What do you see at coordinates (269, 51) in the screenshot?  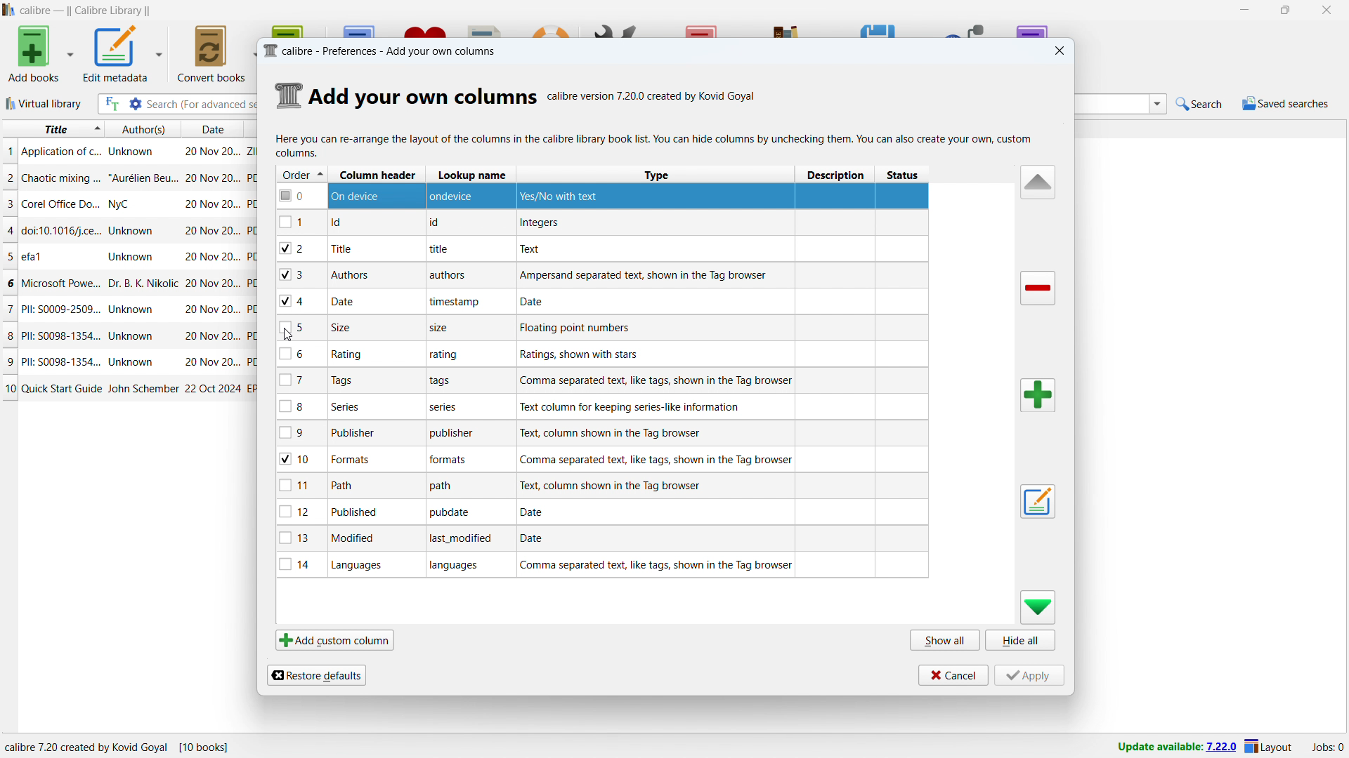 I see `logo` at bounding box center [269, 51].